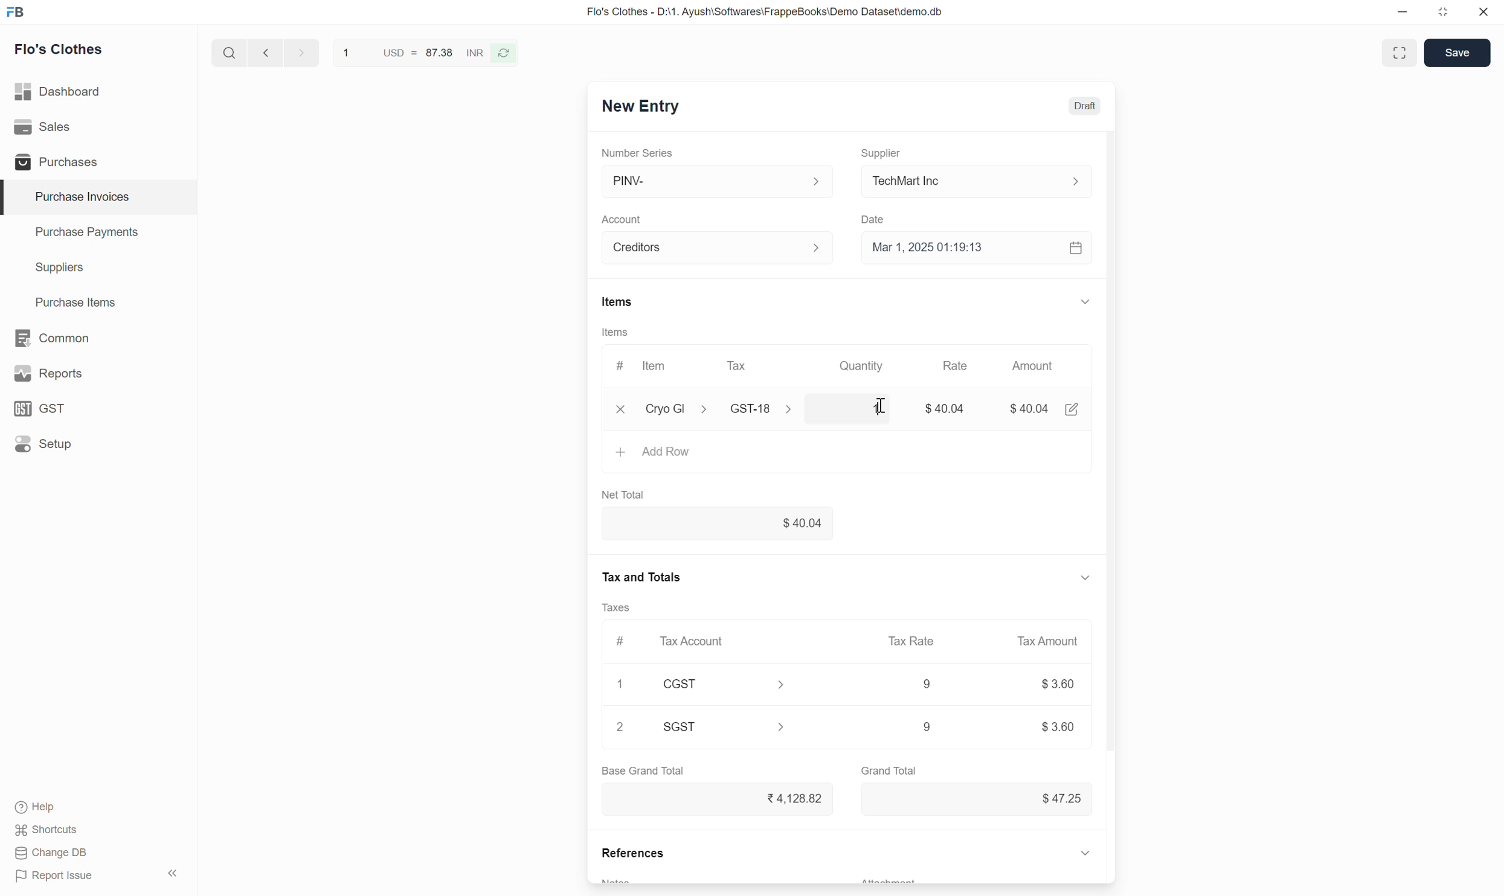 This screenshot has width=1504, height=896. What do you see at coordinates (877, 407) in the screenshot?
I see `1` at bounding box center [877, 407].